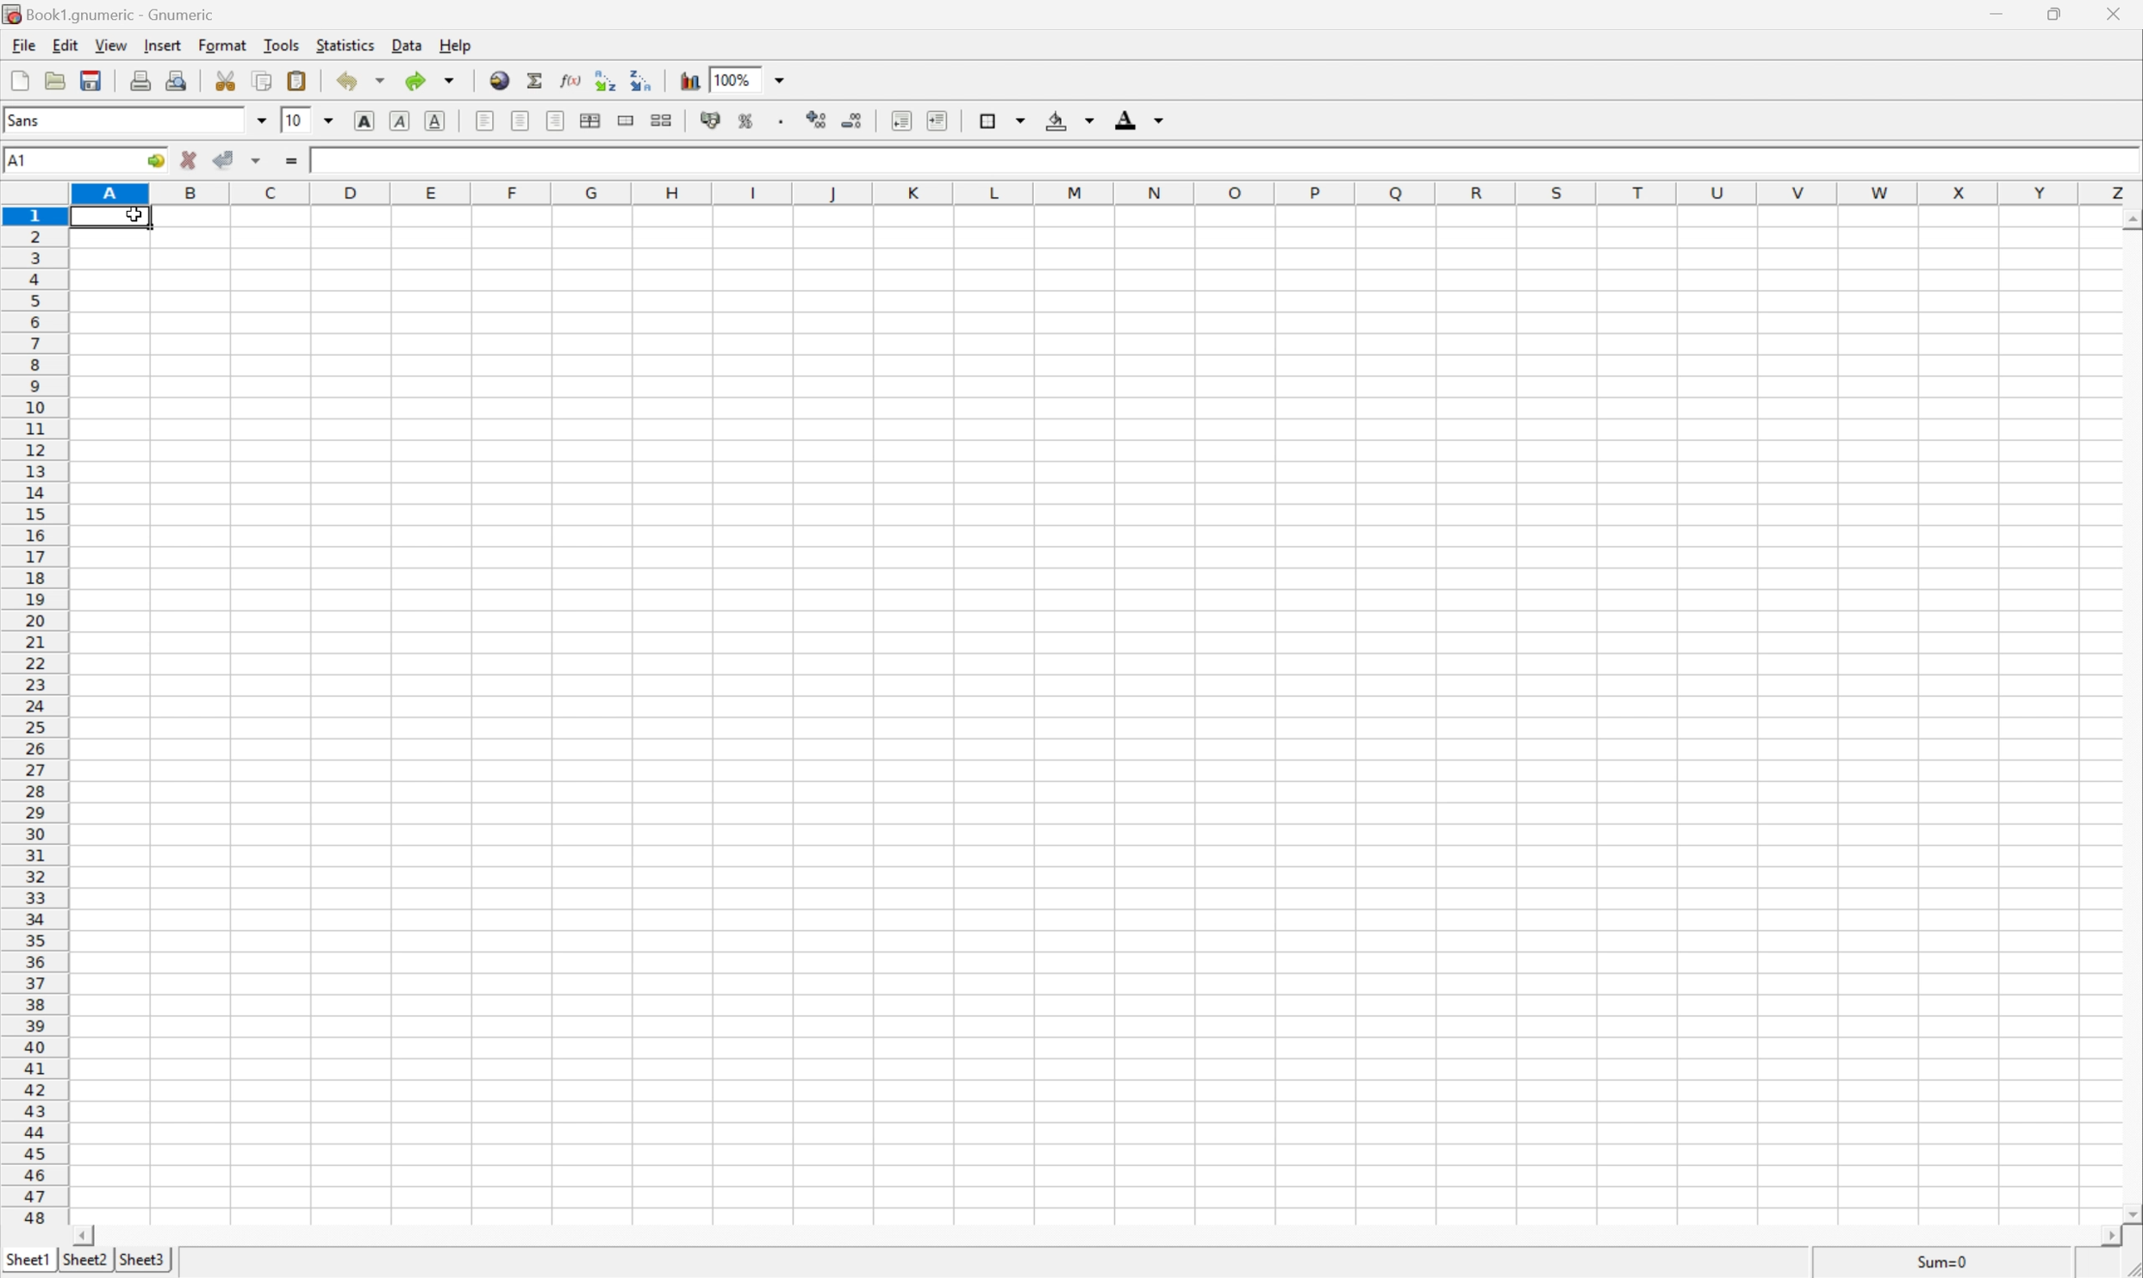  Describe the element at coordinates (359, 81) in the screenshot. I see `undo` at that location.